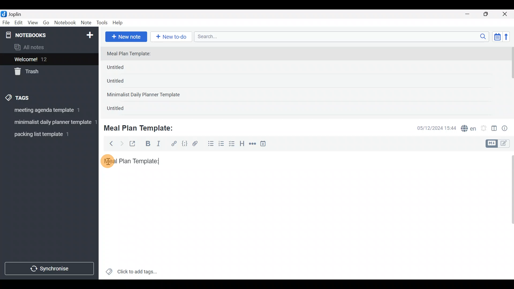 The width and height of the screenshot is (514, 289). I want to click on Numbered list, so click(221, 145).